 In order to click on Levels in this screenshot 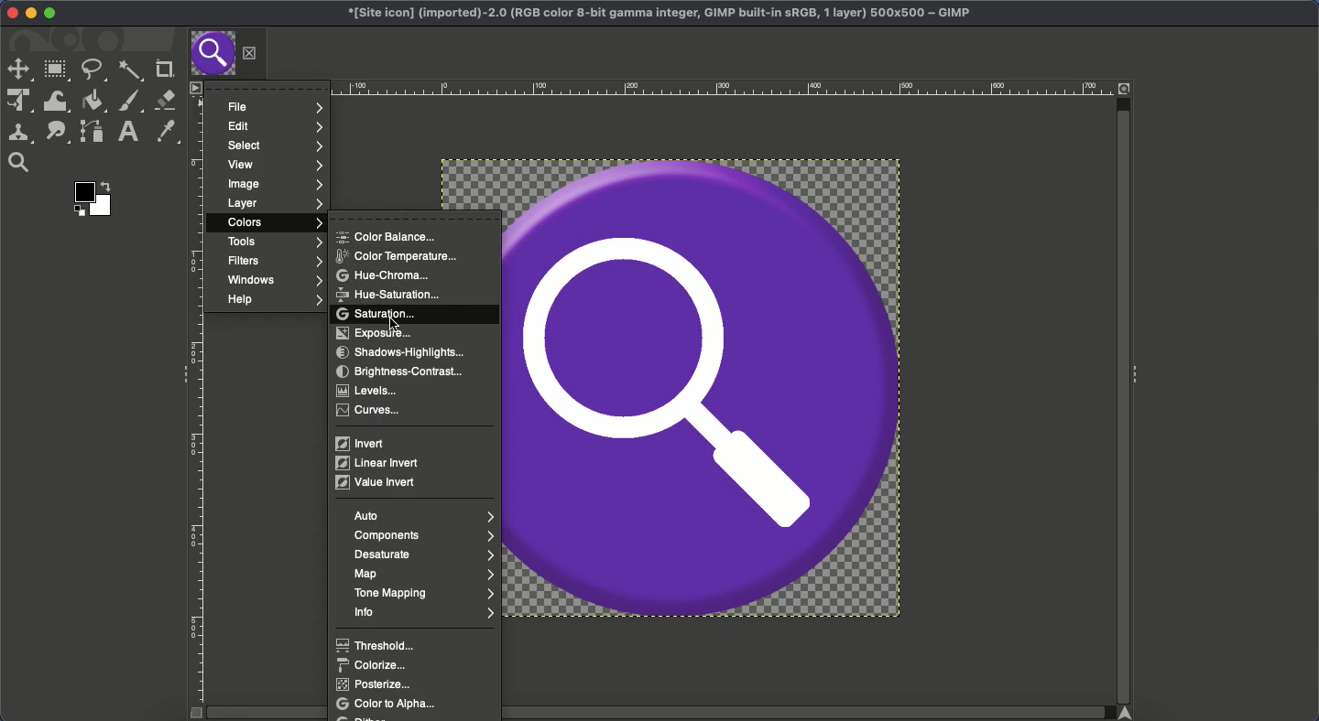, I will do `click(368, 390)`.